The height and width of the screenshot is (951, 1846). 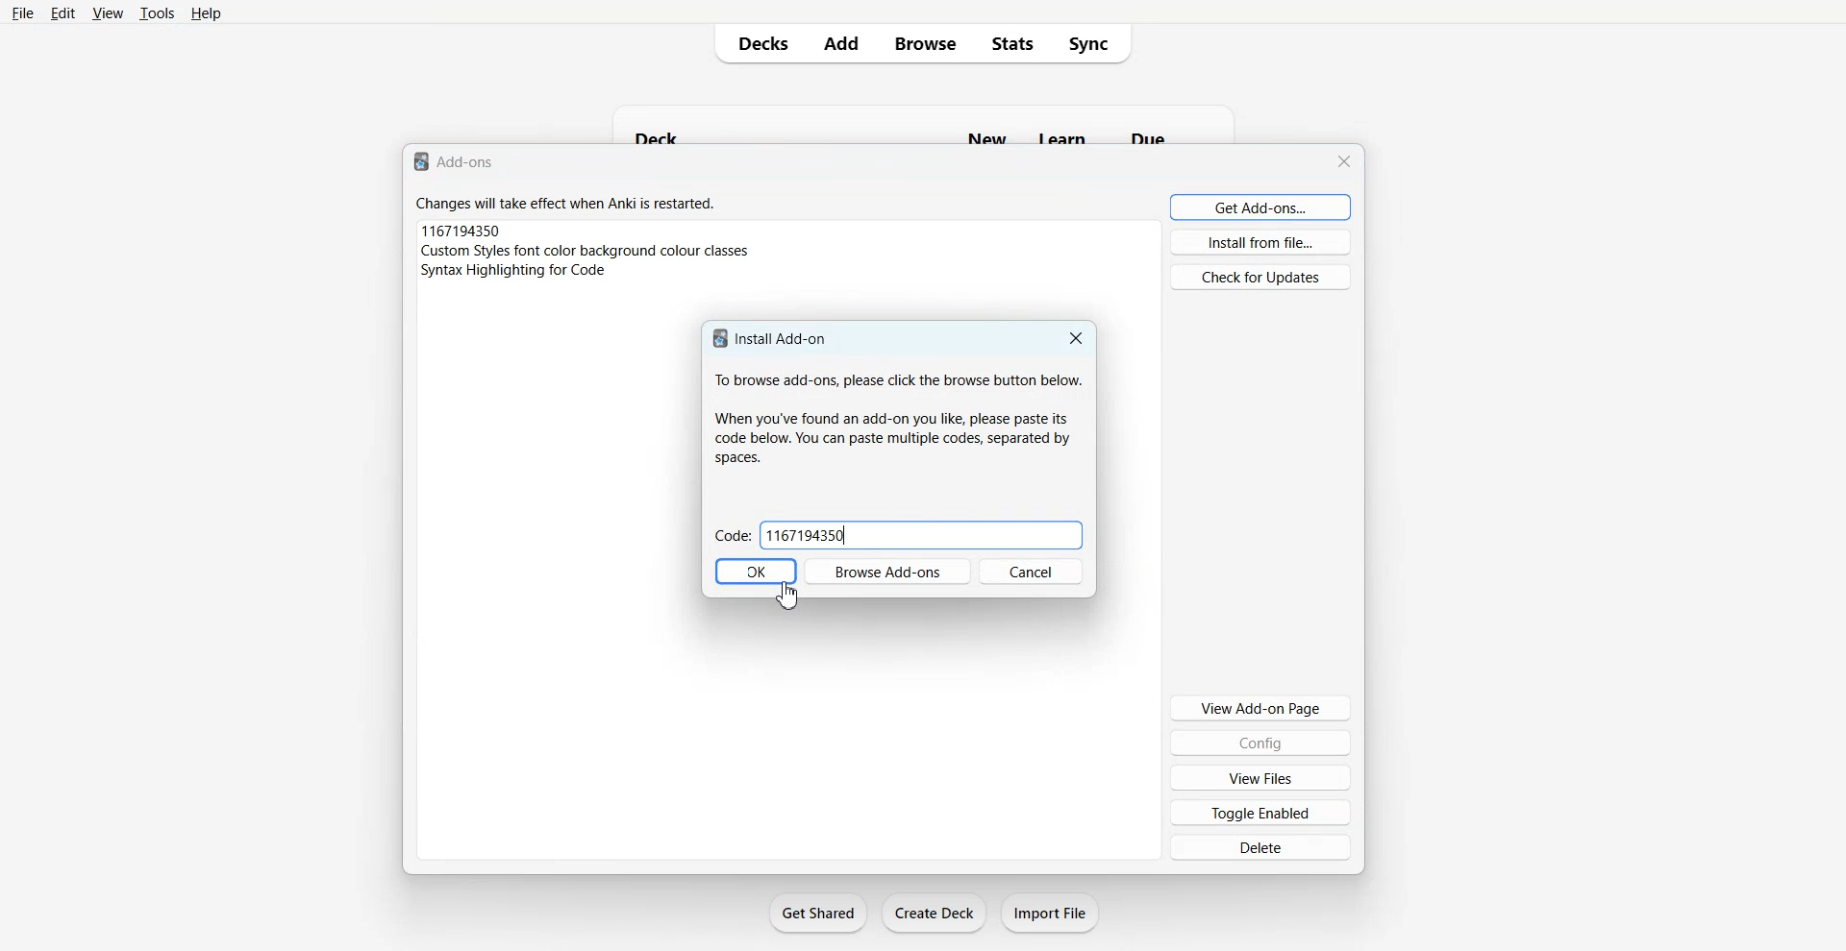 I want to click on Add, so click(x=842, y=43).